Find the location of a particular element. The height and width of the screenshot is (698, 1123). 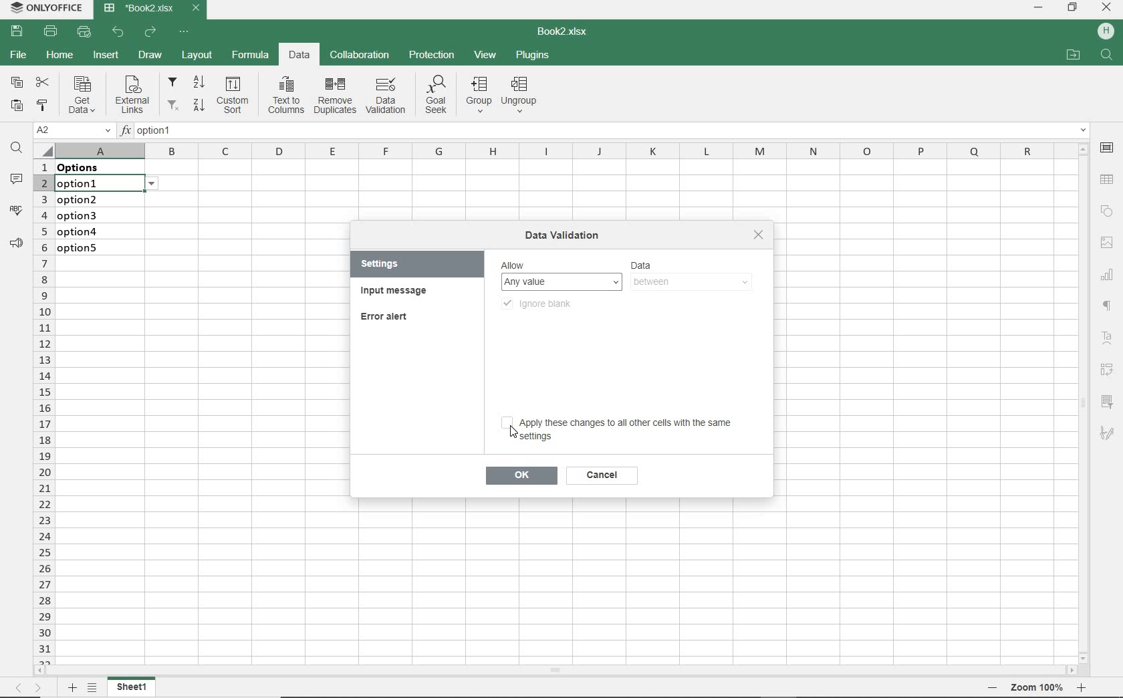

SAVE is located at coordinates (17, 32).